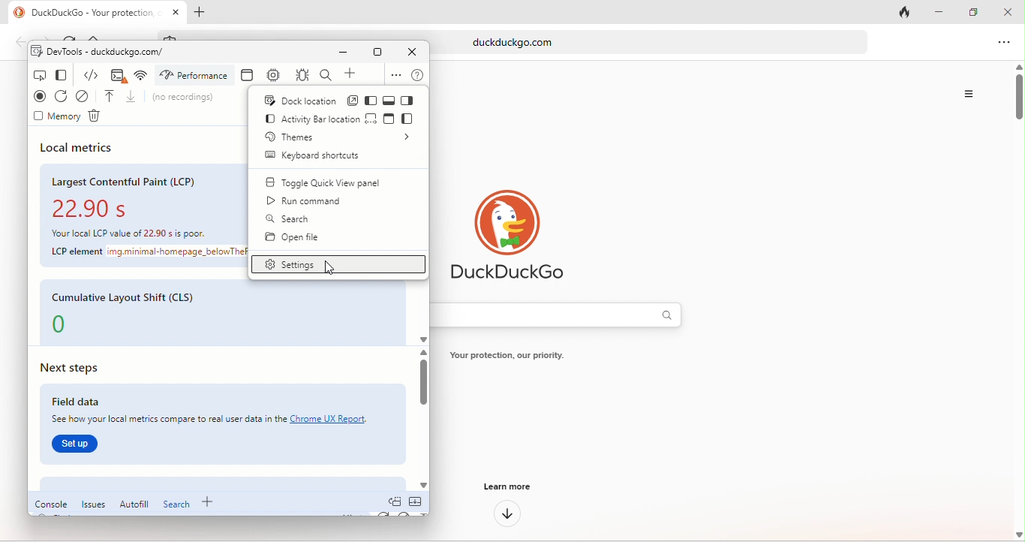 The width and height of the screenshot is (1025, 542). Describe the element at coordinates (95, 114) in the screenshot. I see `delete` at that location.